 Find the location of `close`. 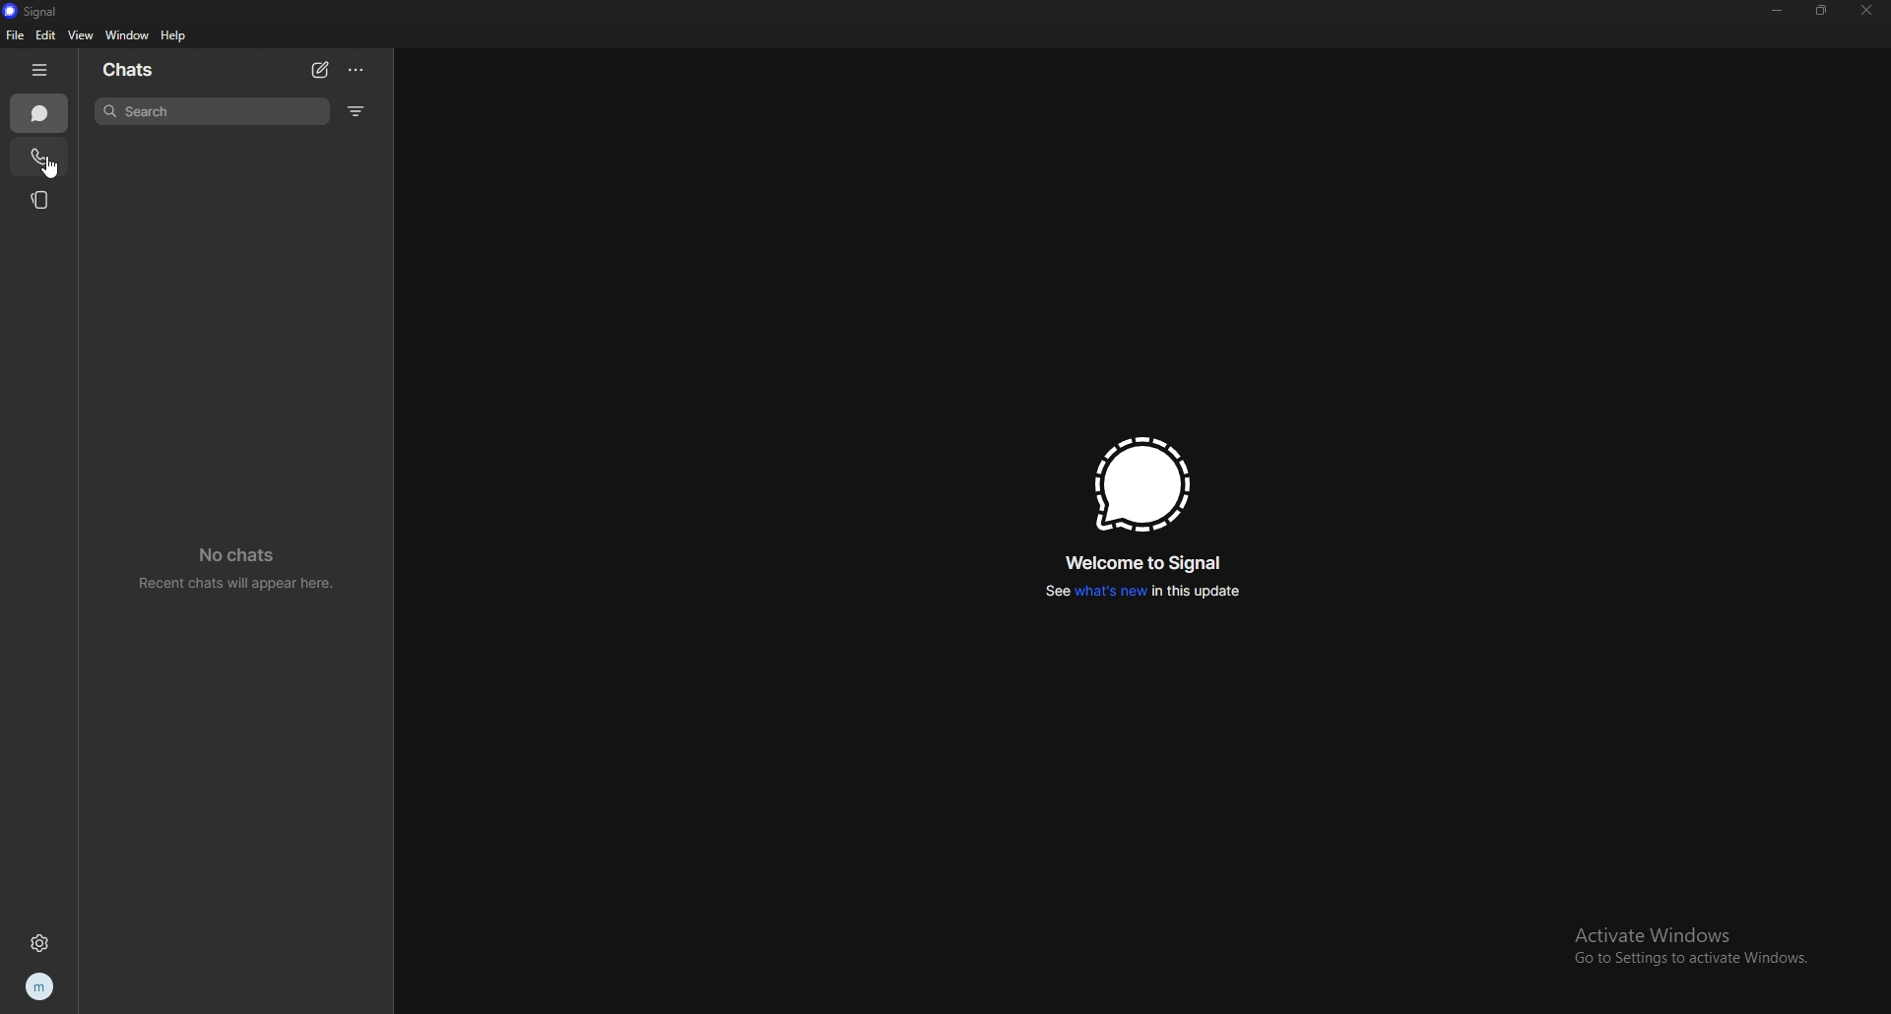

close is located at coordinates (1869, 11).